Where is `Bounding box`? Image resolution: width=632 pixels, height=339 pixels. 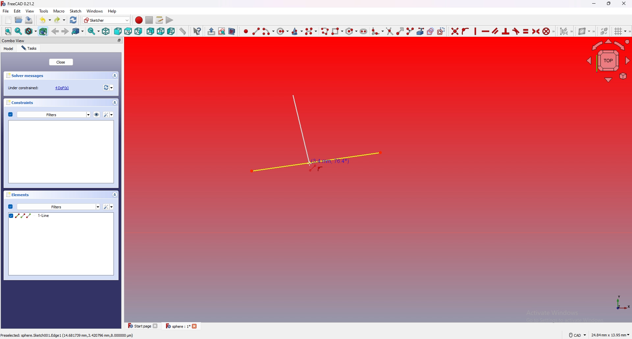
Bounding box is located at coordinates (44, 31).